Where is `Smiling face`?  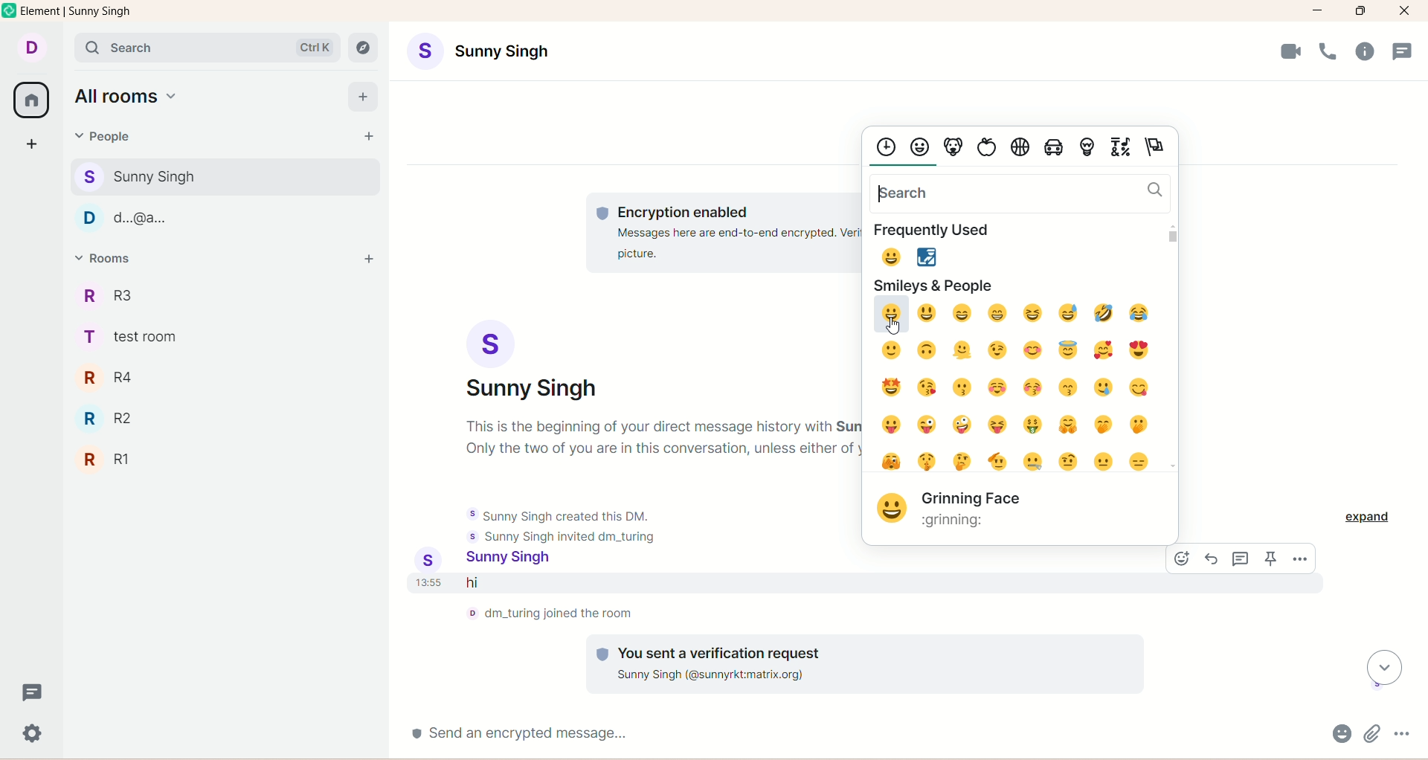 Smiling face is located at coordinates (998, 387).